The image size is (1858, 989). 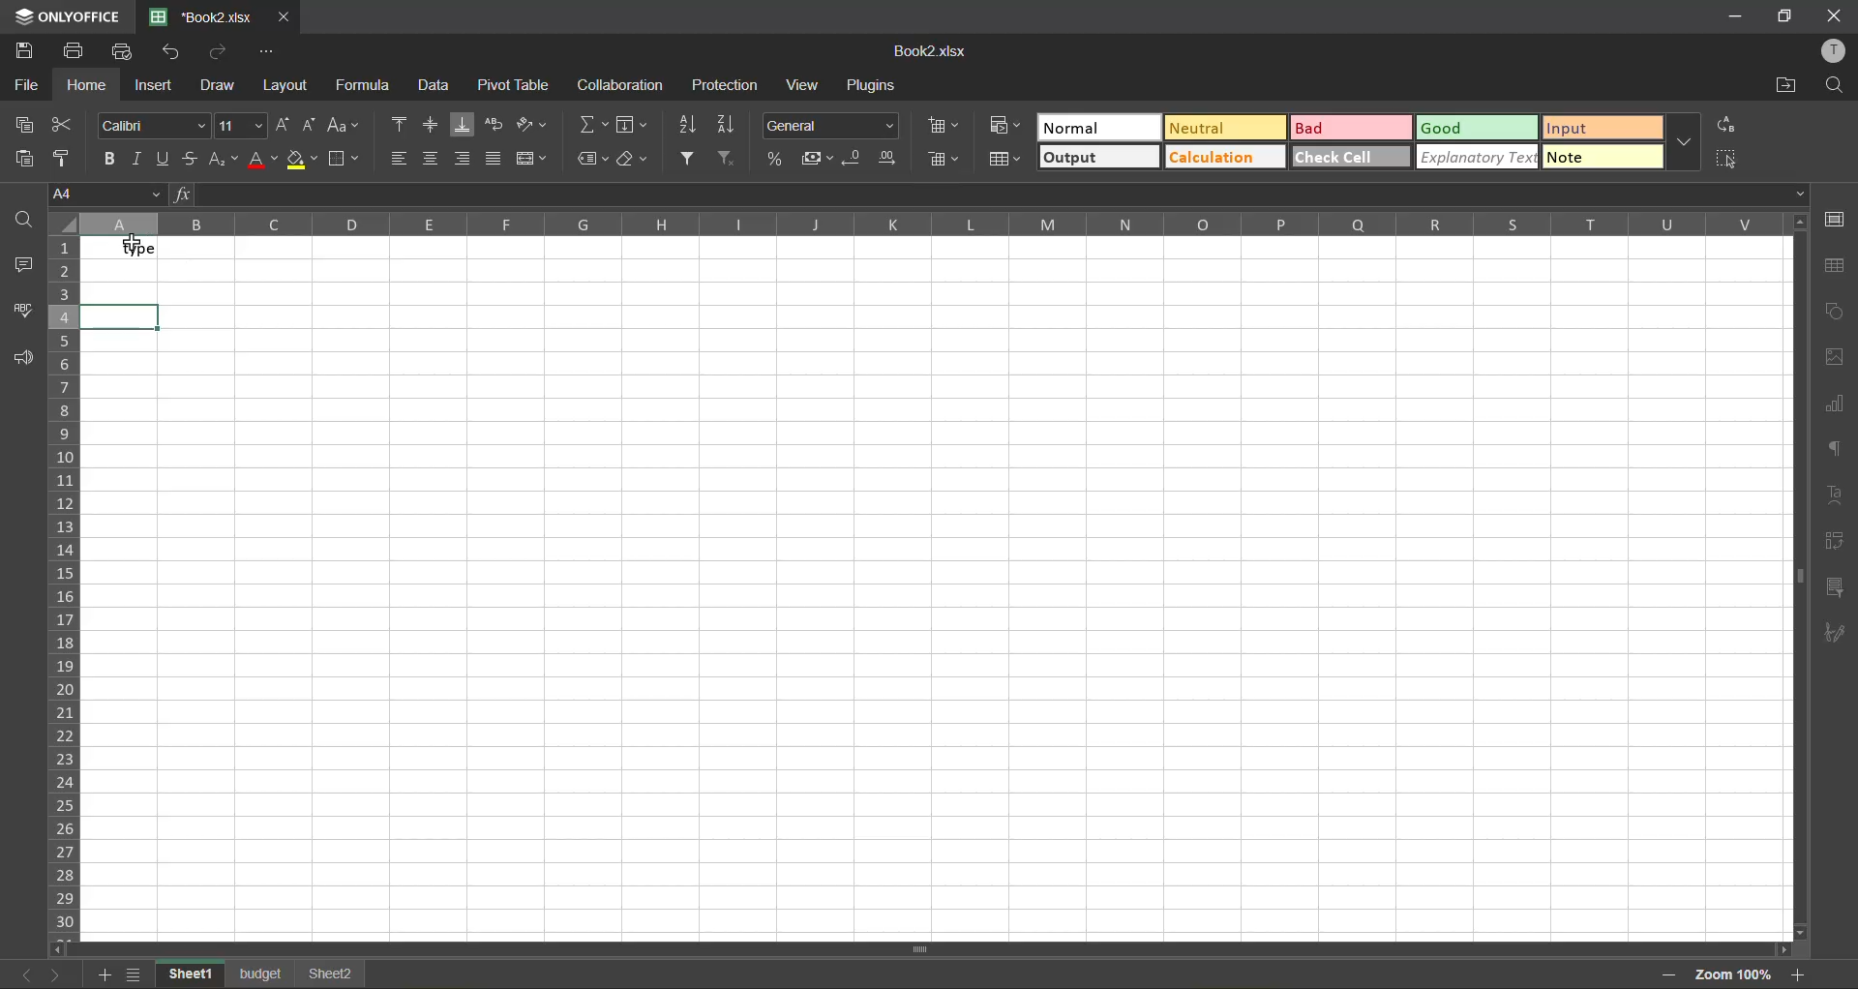 I want to click on filter, so click(x=690, y=159).